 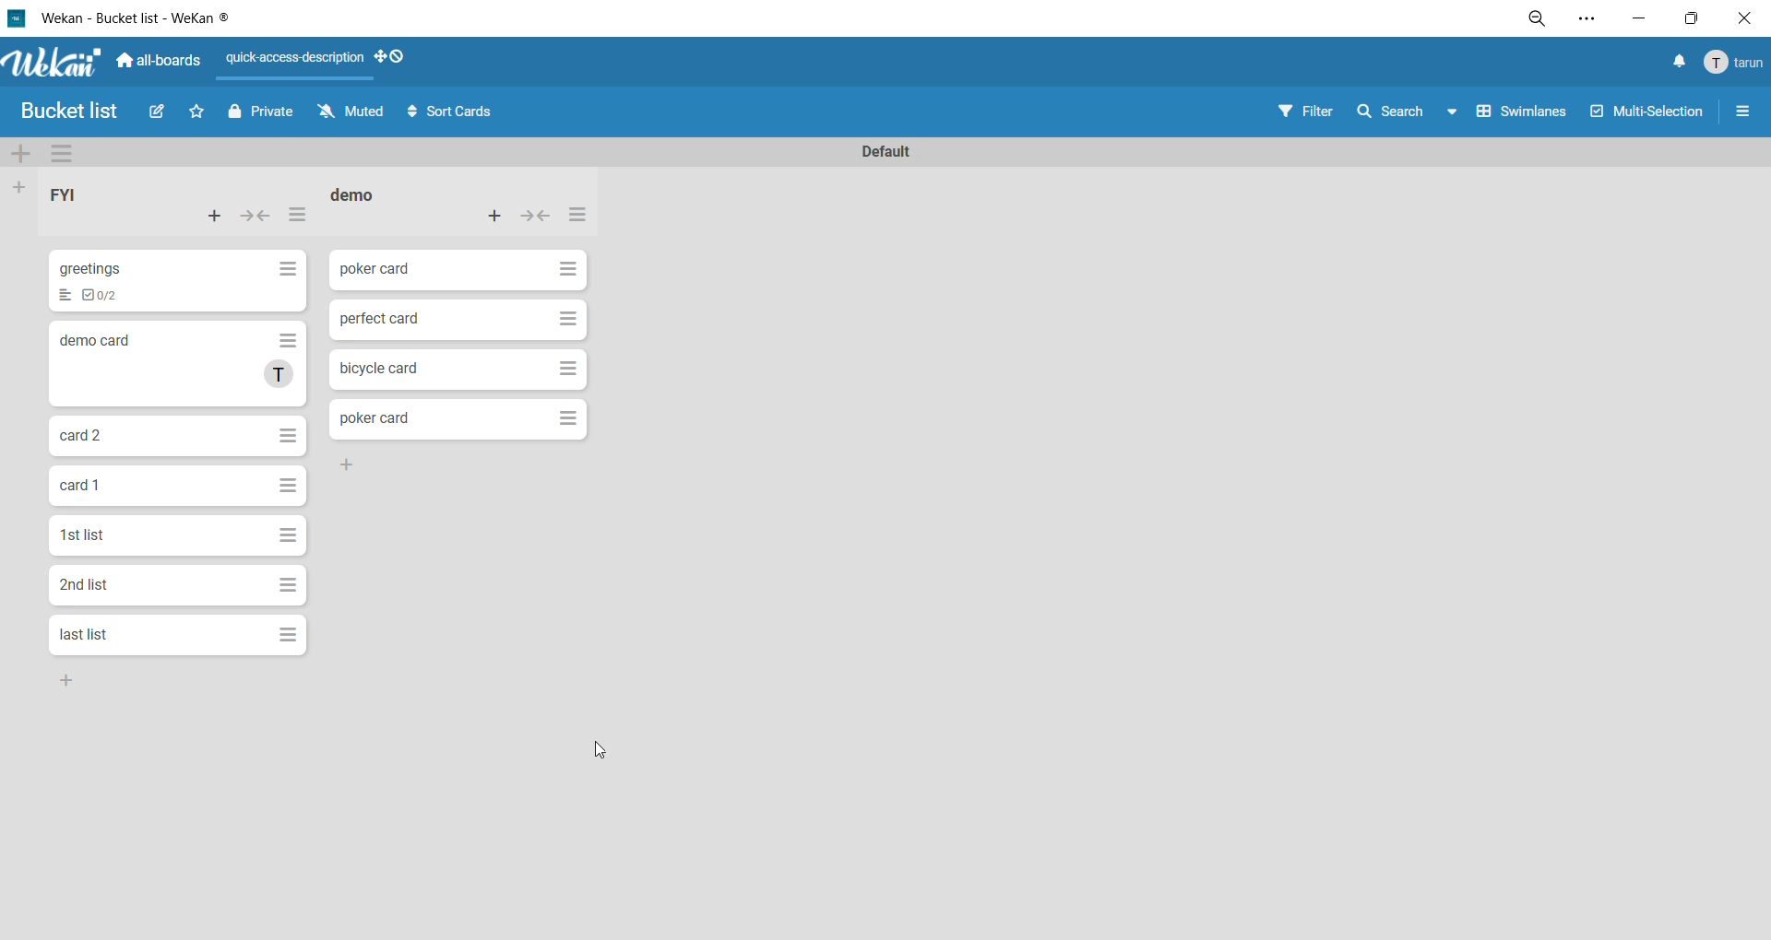 What do you see at coordinates (1741, 18) in the screenshot?
I see `close` at bounding box center [1741, 18].